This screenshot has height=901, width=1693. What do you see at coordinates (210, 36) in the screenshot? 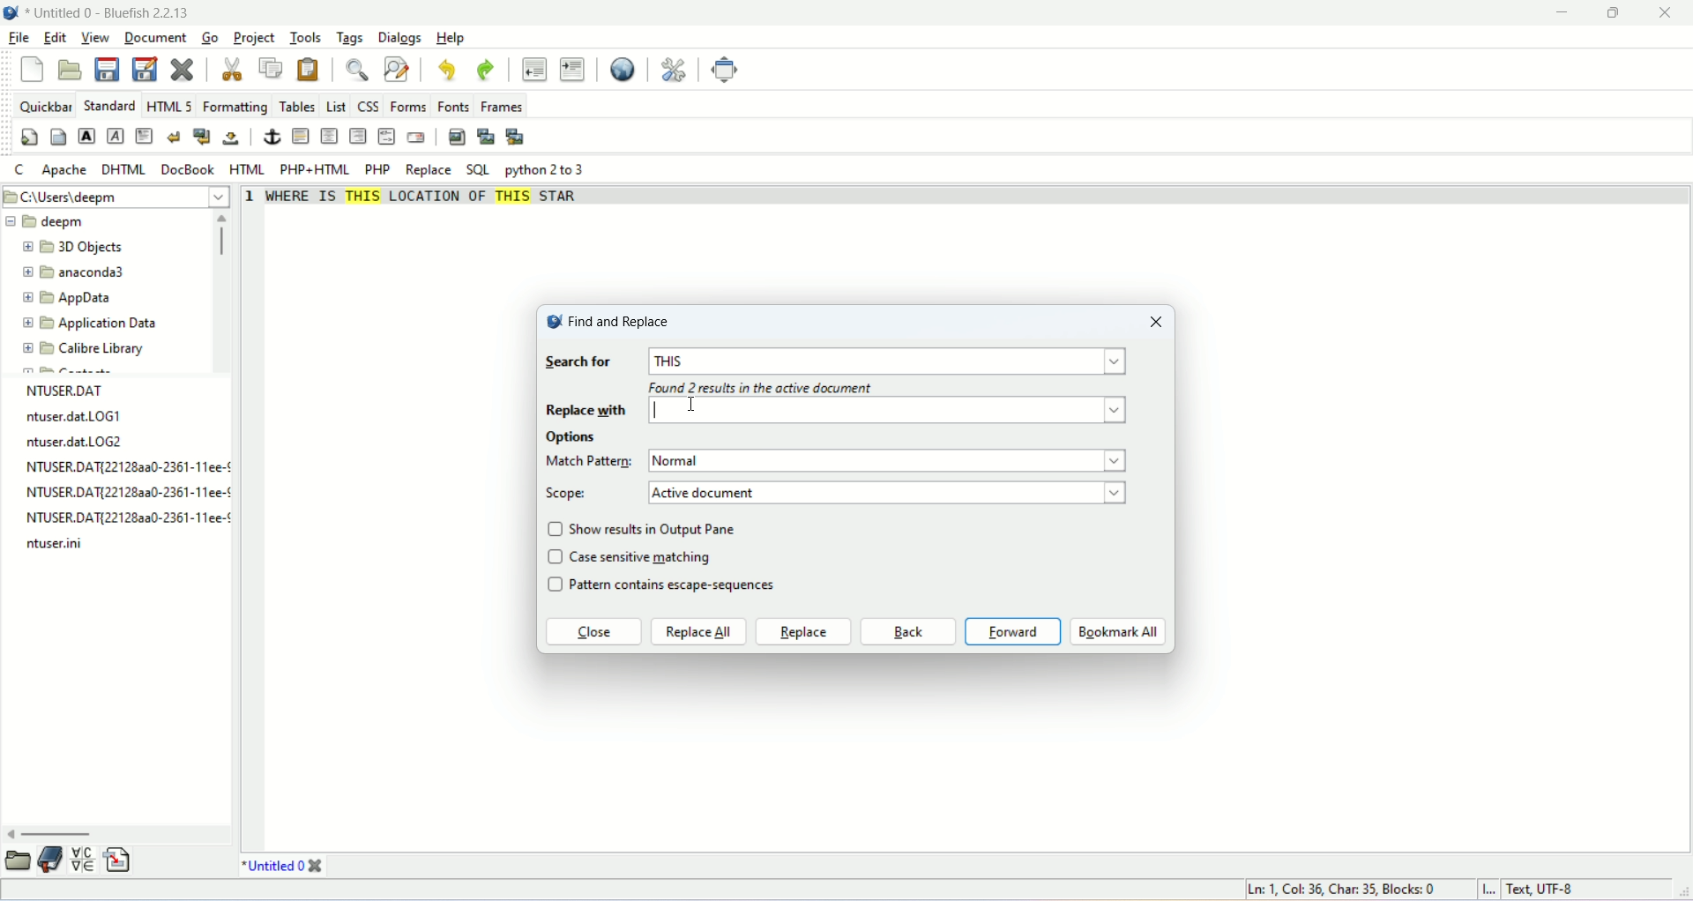
I see `go` at bounding box center [210, 36].